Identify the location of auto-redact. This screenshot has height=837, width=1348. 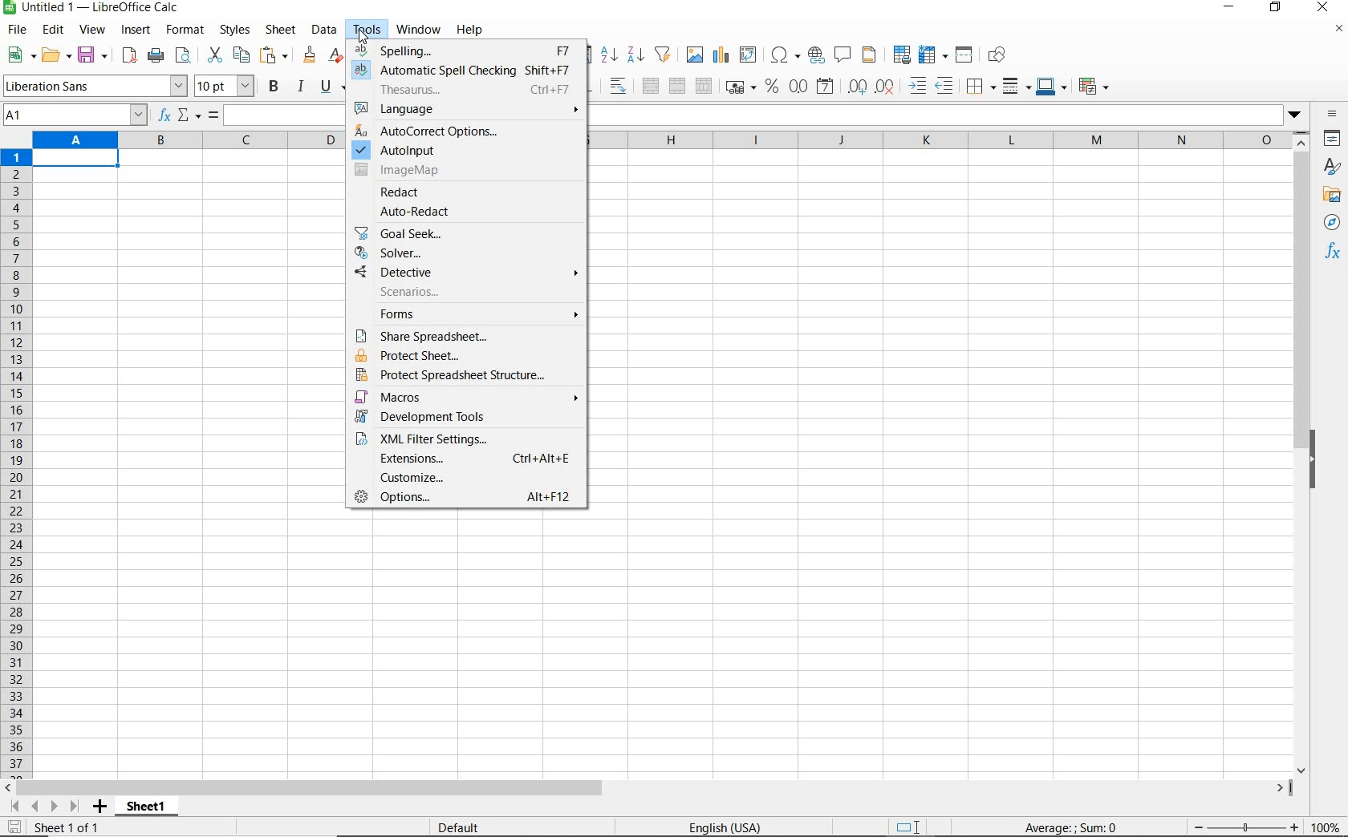
(441, 212).